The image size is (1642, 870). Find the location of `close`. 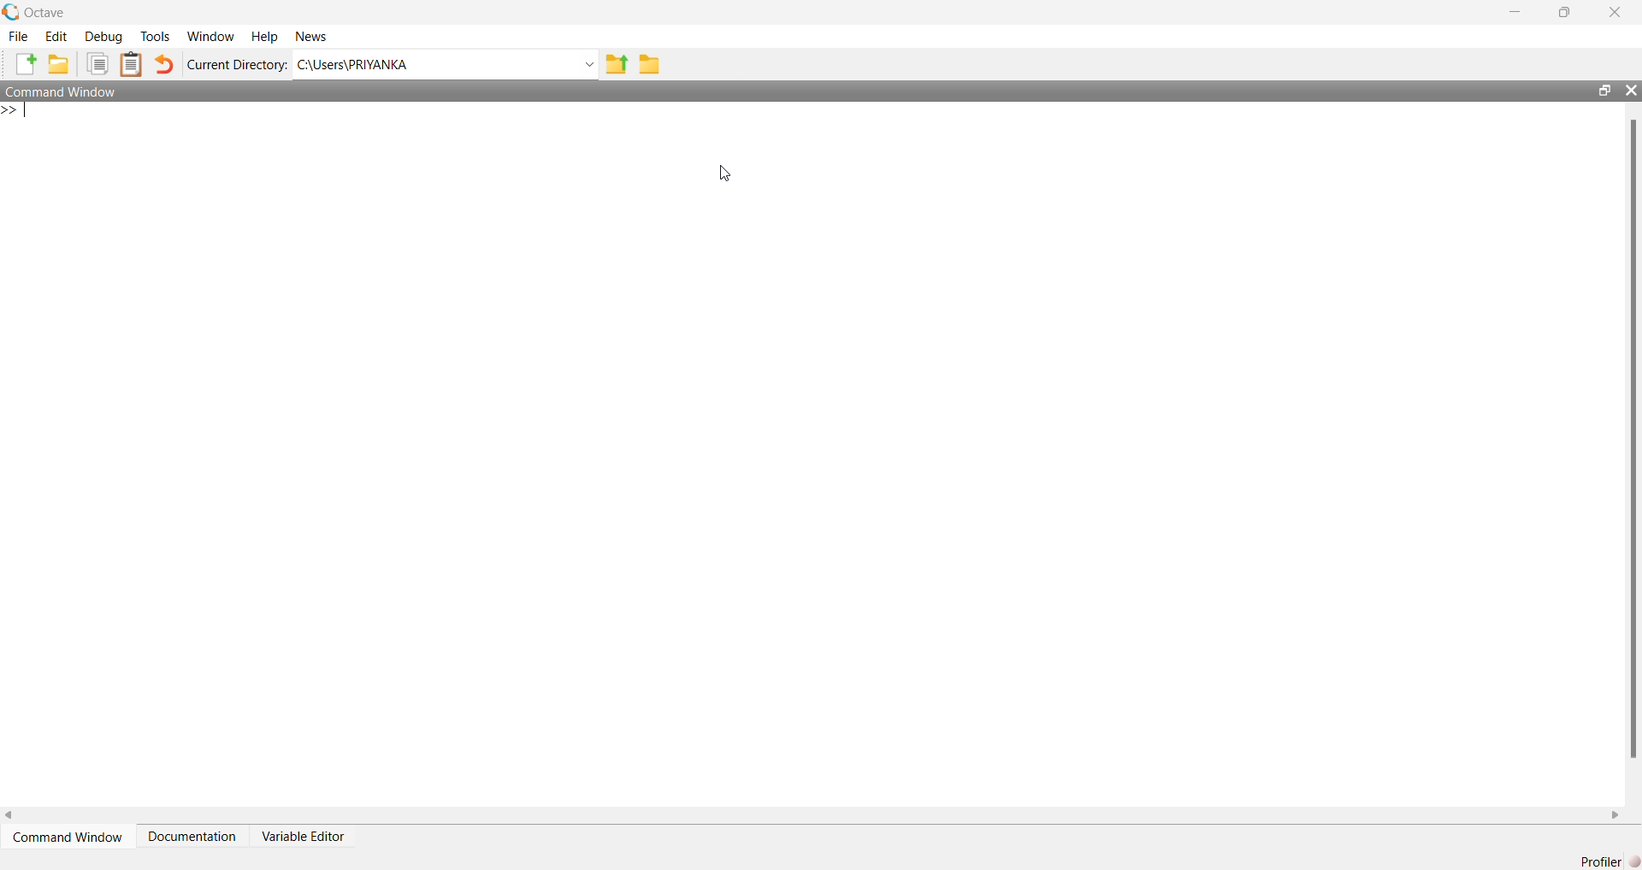

close is located at coordinates (1616, 13).